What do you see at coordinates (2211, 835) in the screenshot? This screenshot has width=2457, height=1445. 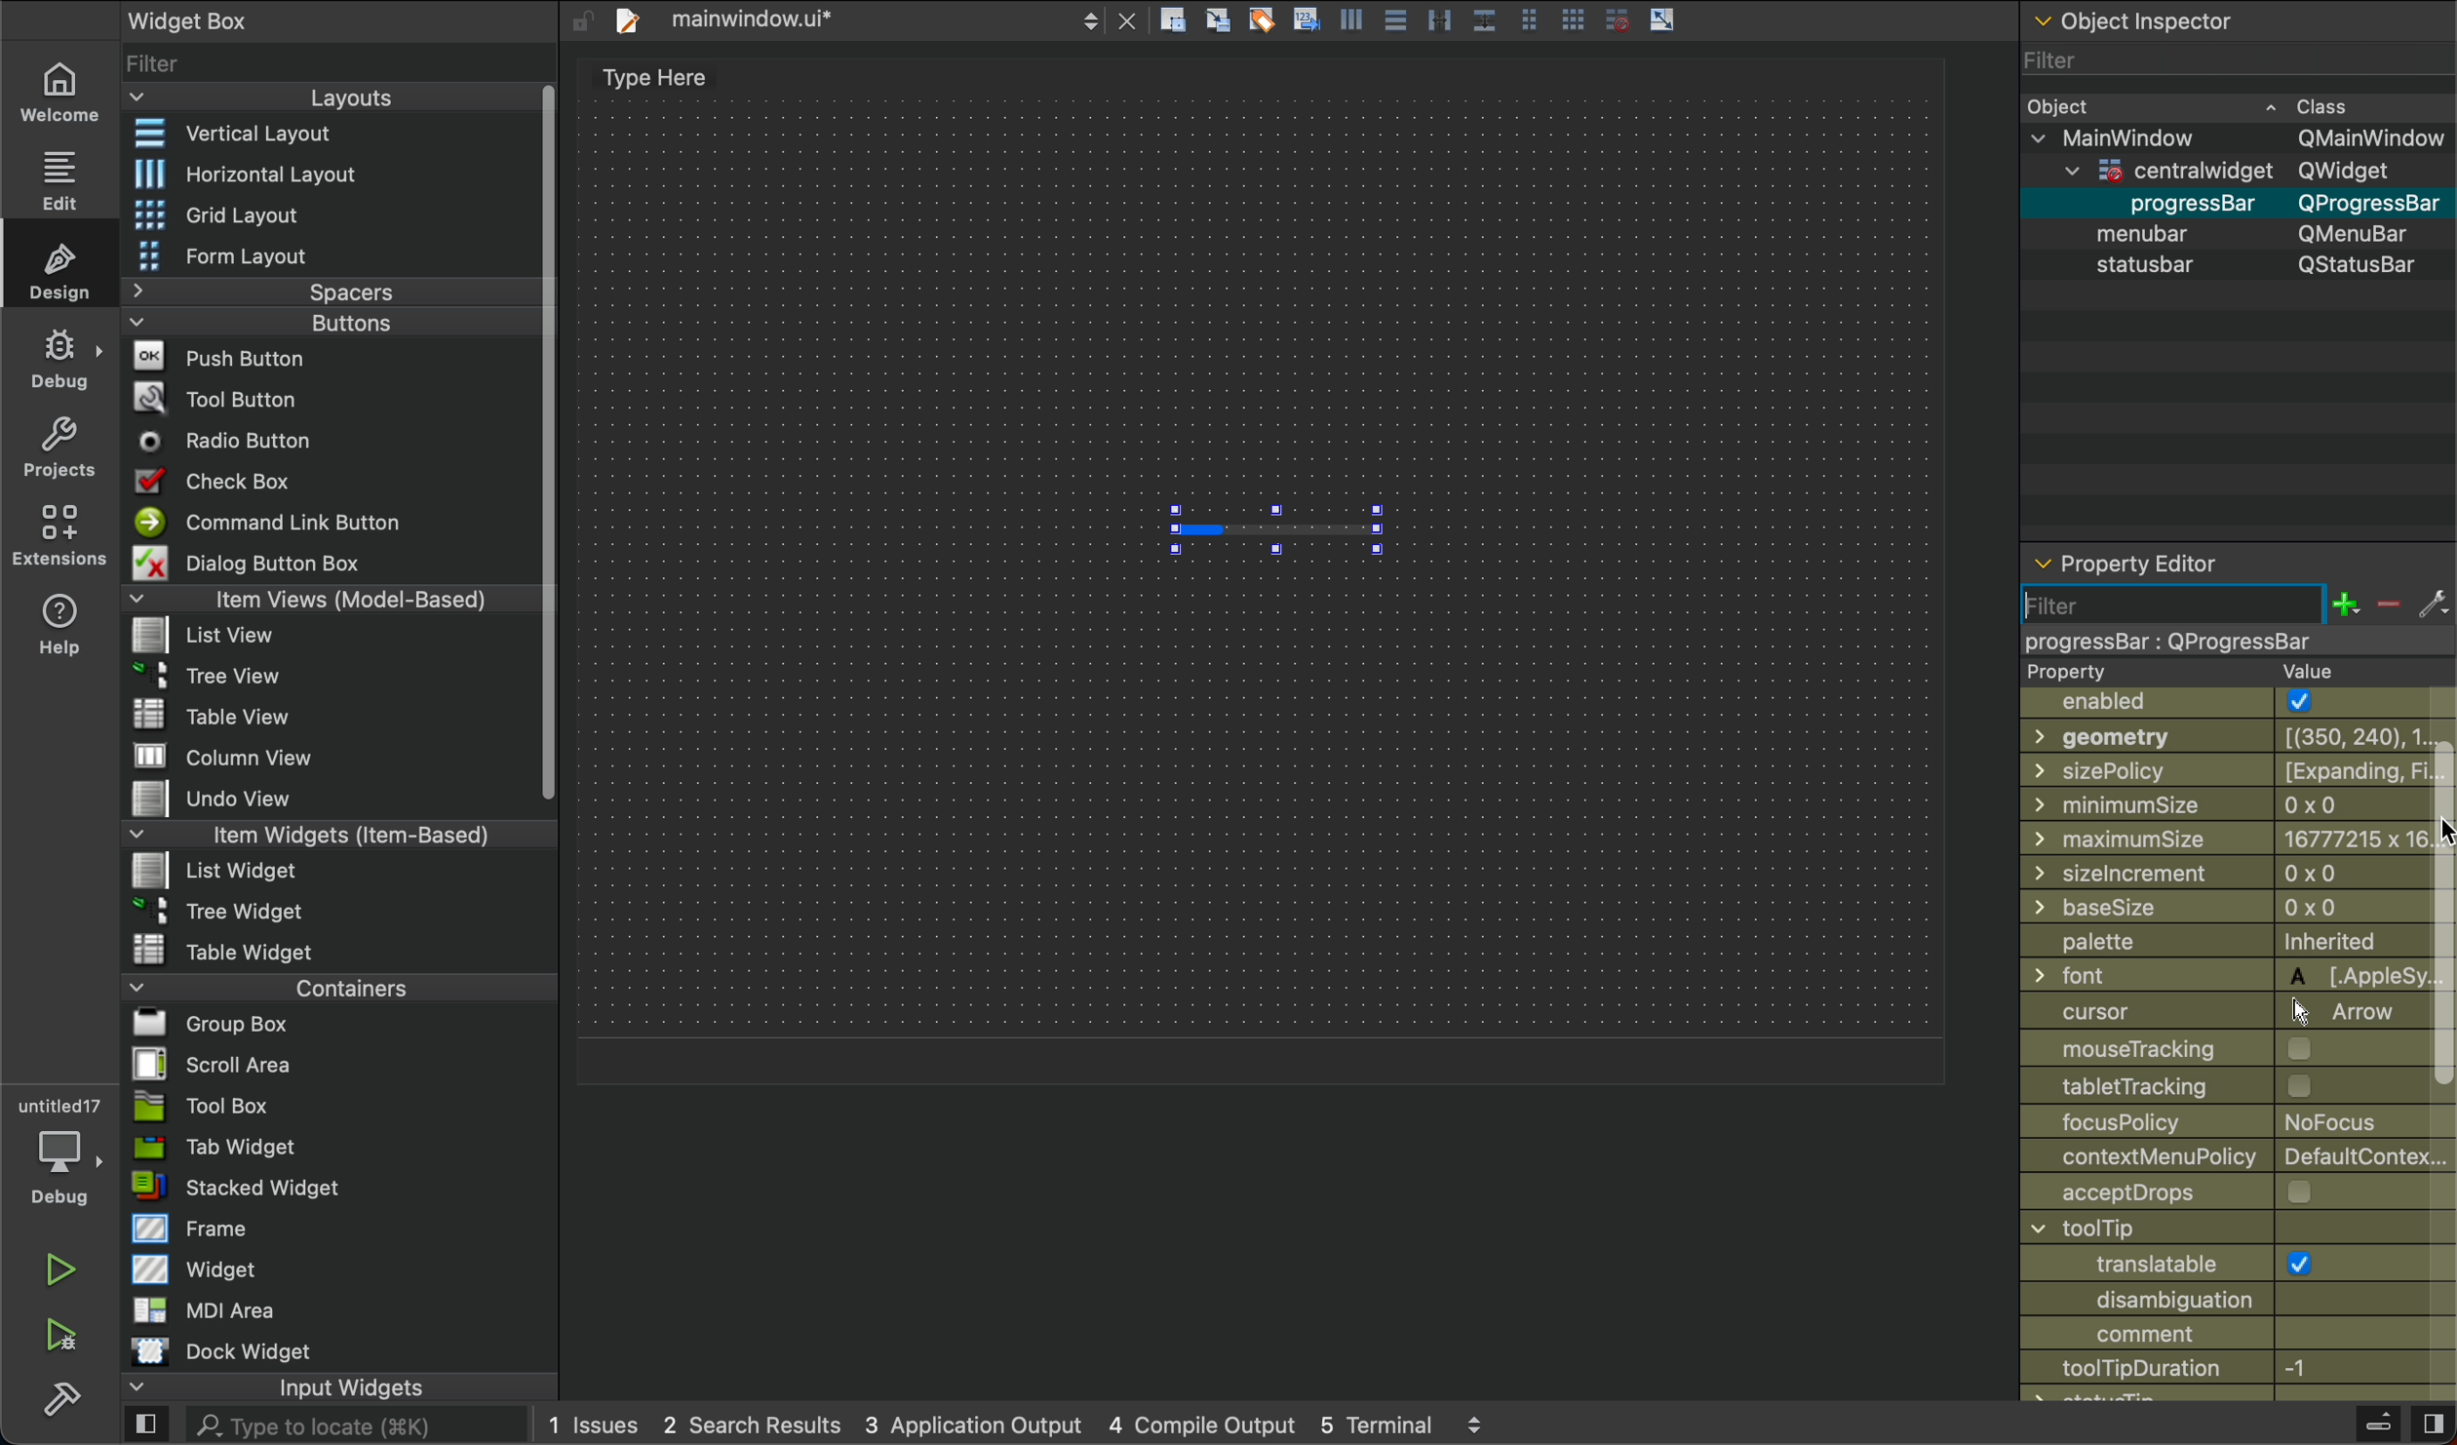 I see `Maximum size` at bounding box center [2211, 835].